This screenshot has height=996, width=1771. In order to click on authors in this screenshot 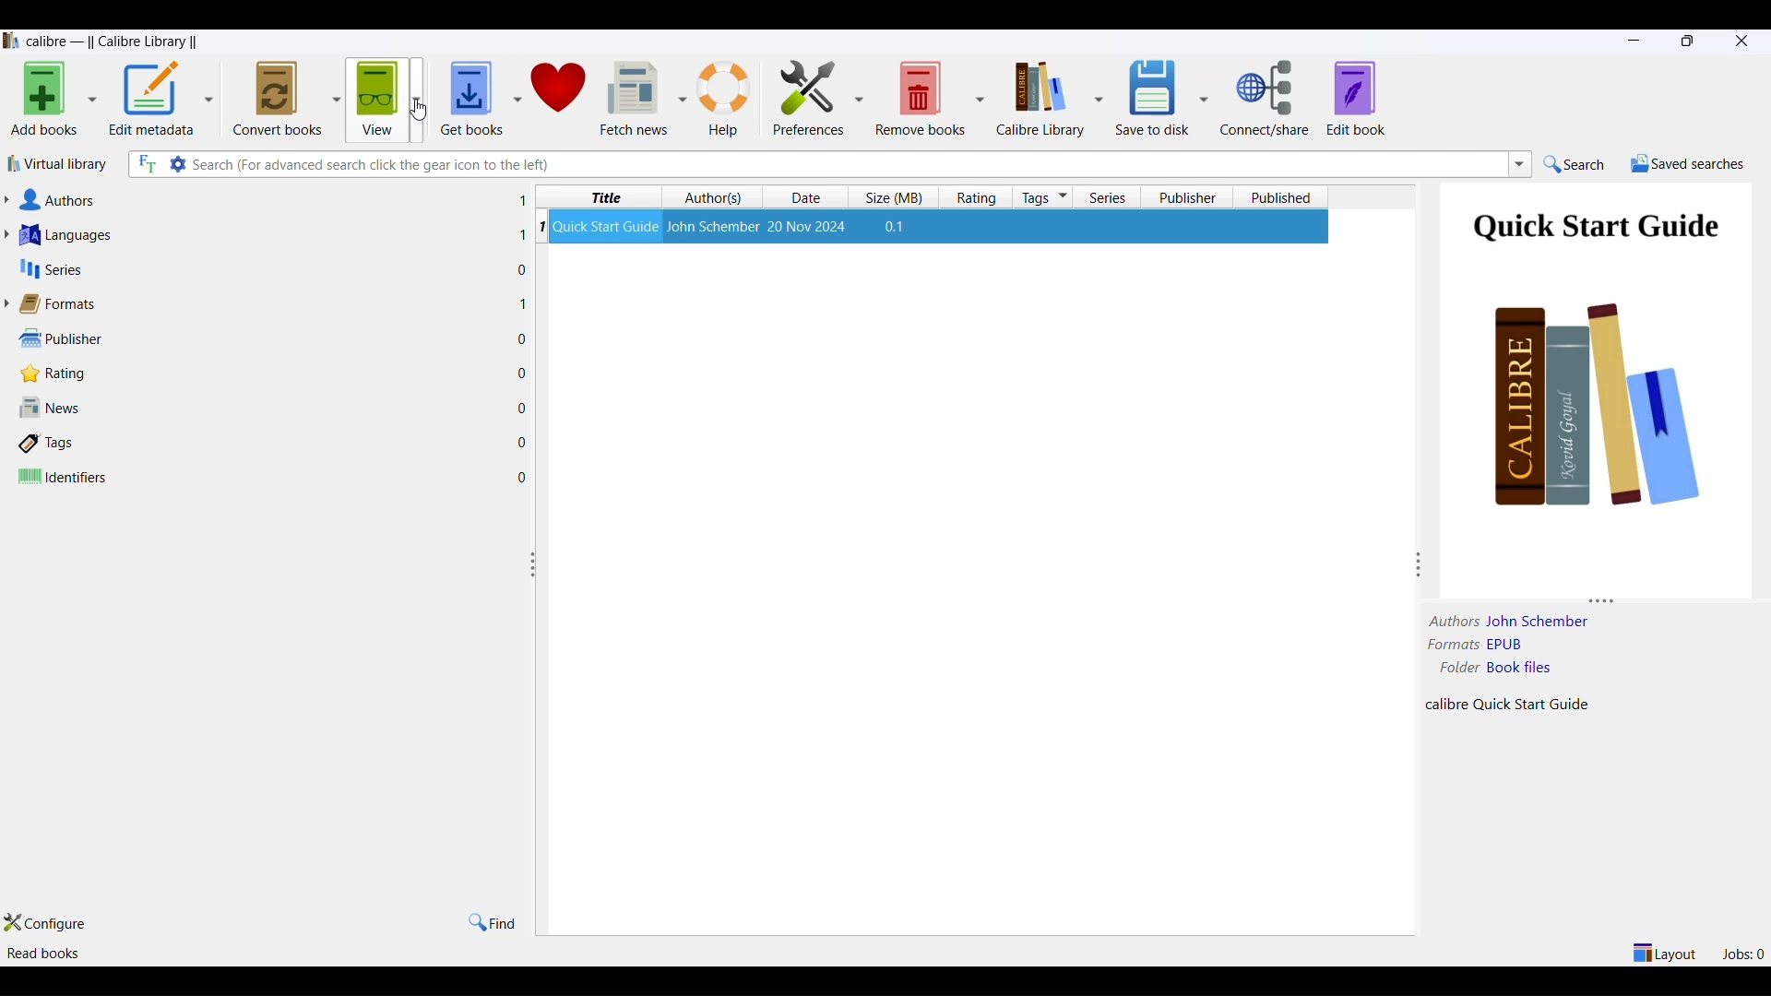, I will do `click(718, 197)`.